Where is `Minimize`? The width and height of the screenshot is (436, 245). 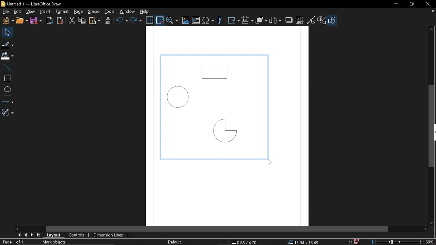
Minimize is located at coordinates (395, 4).